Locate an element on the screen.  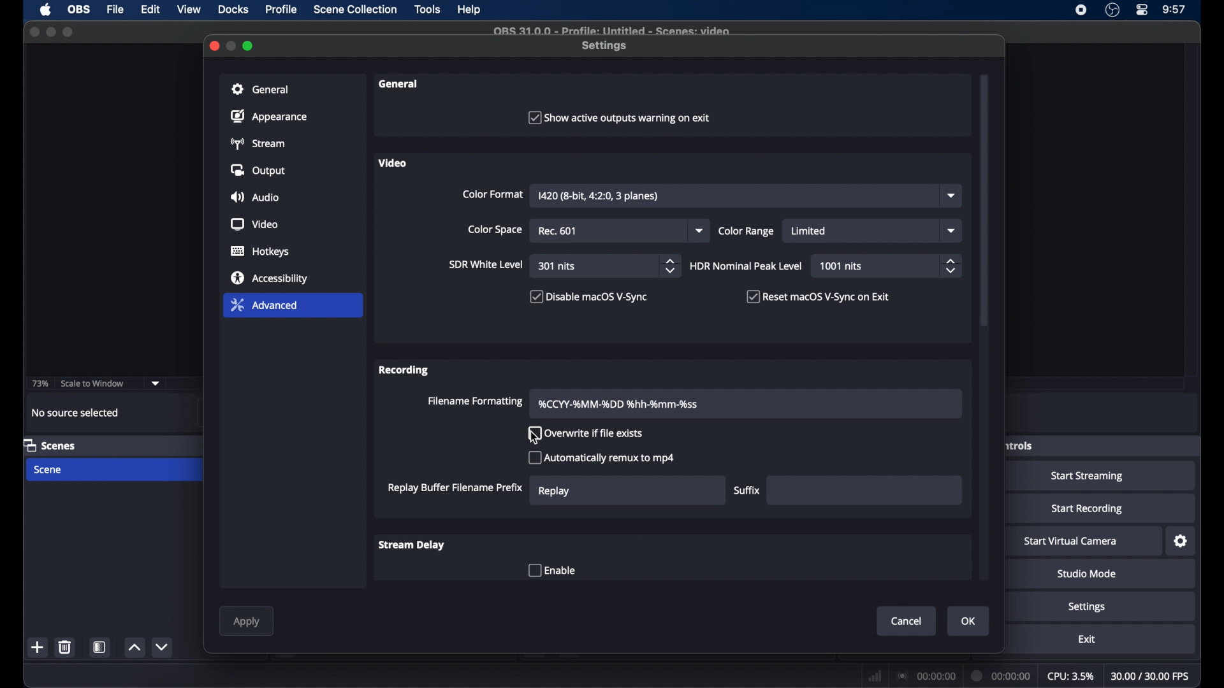
advanced is located at coordinates (263, 305).